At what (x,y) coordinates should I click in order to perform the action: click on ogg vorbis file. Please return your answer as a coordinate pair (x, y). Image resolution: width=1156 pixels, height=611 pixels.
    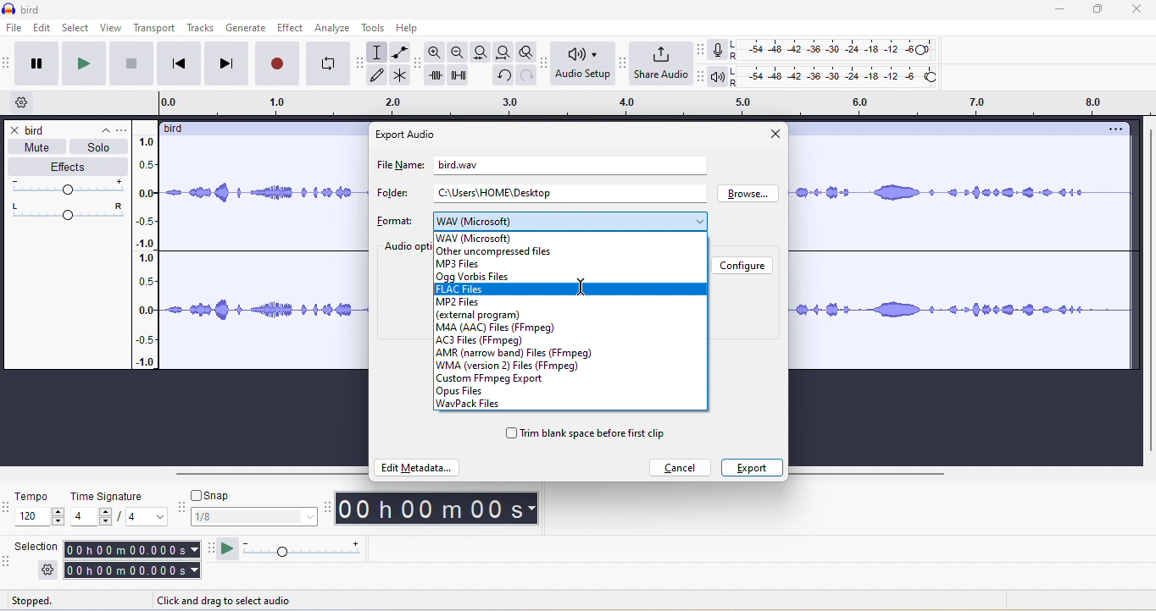
    Looking at the image, I should click on (474, 276).